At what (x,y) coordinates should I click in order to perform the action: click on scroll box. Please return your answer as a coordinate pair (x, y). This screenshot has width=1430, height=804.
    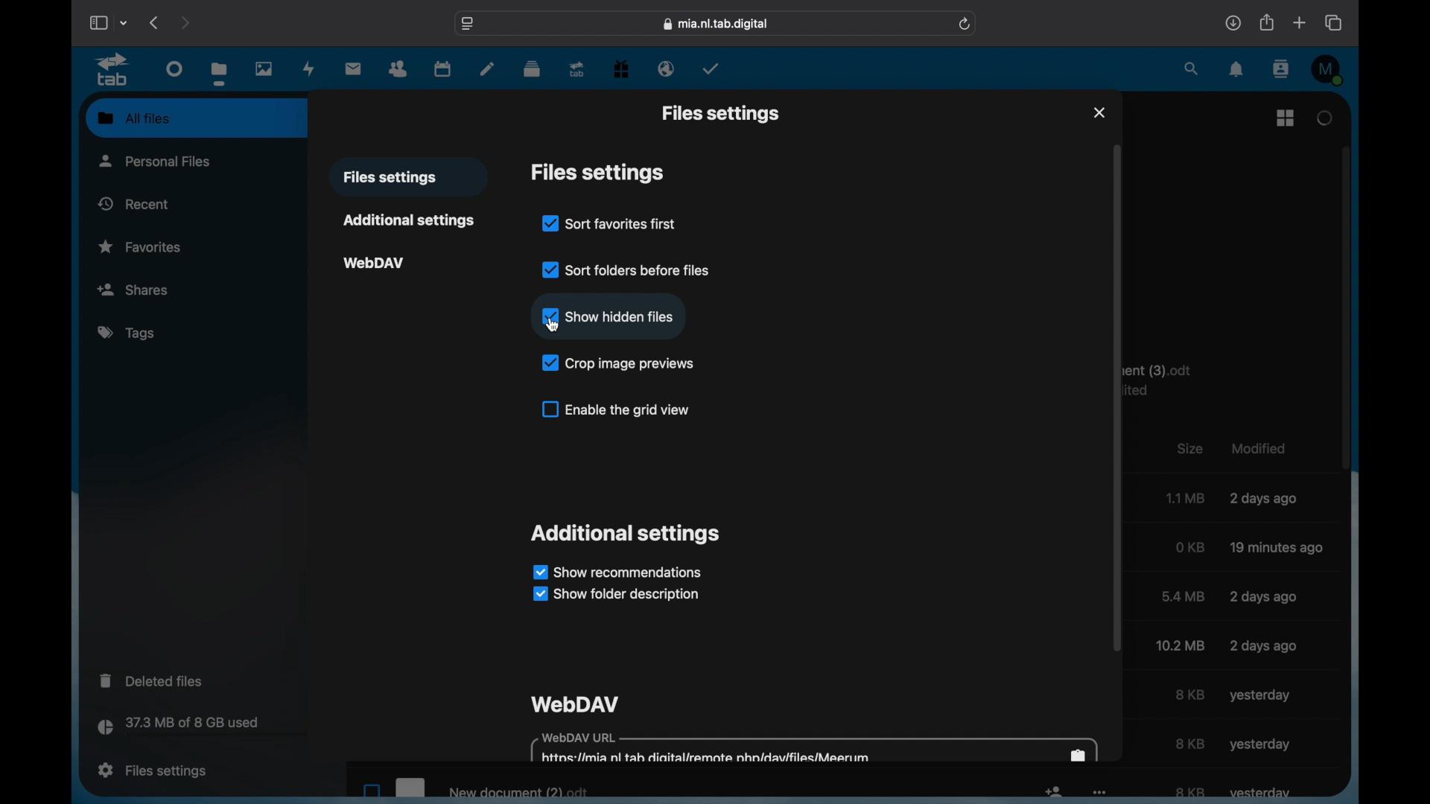
    Looking at the image, I should click on (1118, 399).